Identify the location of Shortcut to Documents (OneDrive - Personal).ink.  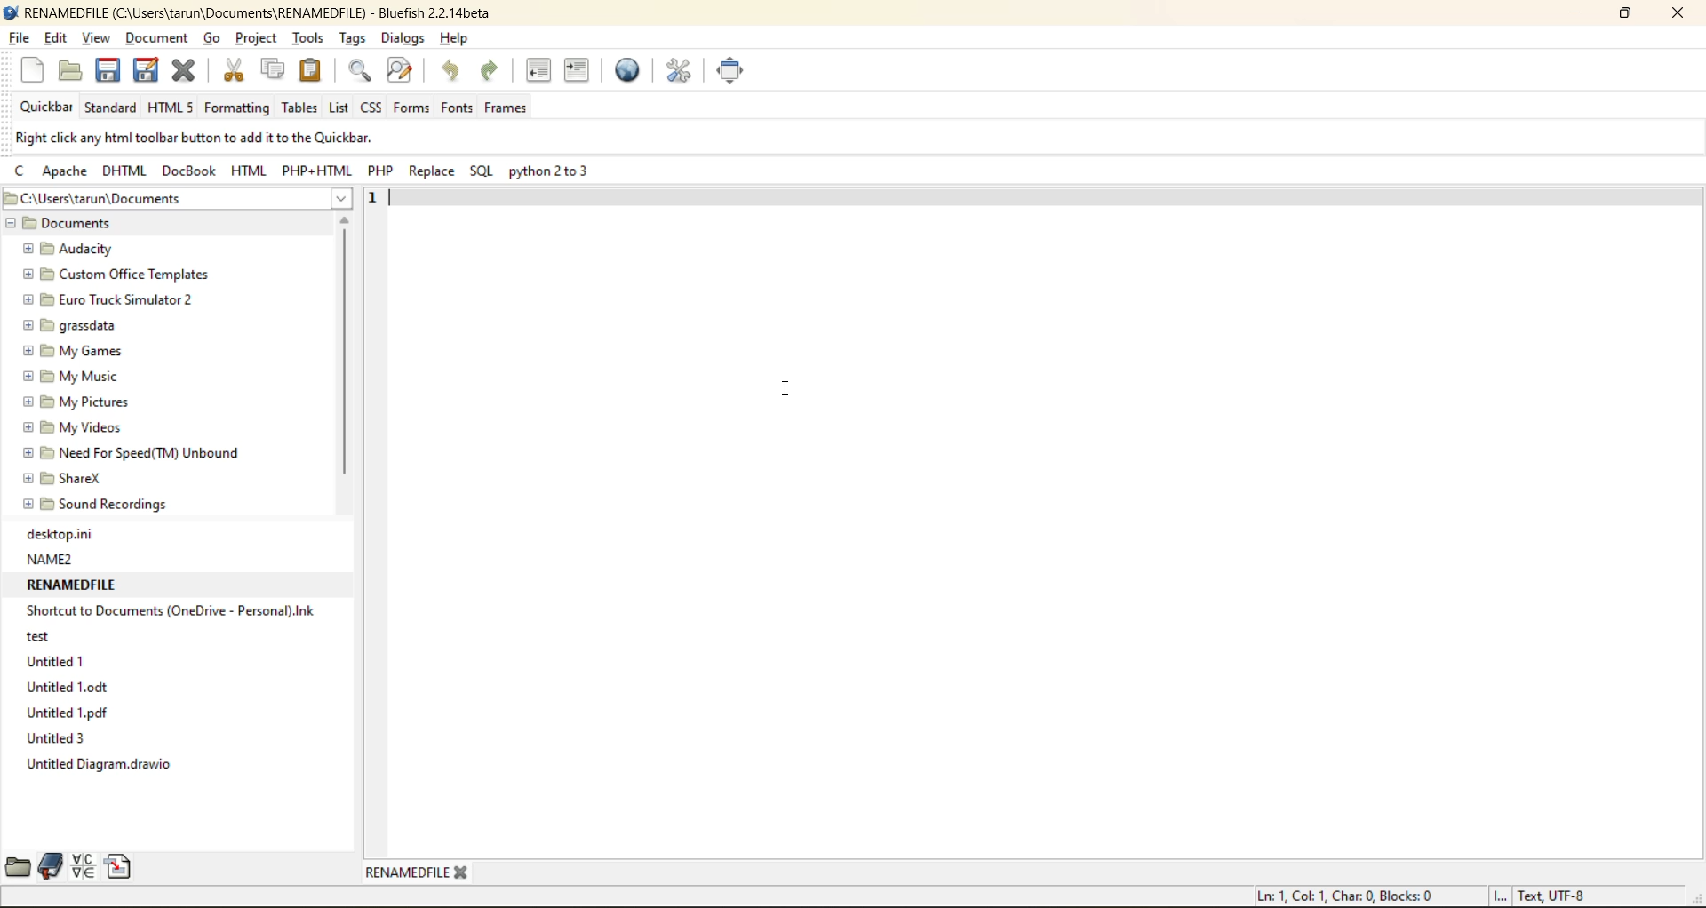
(169, 609).